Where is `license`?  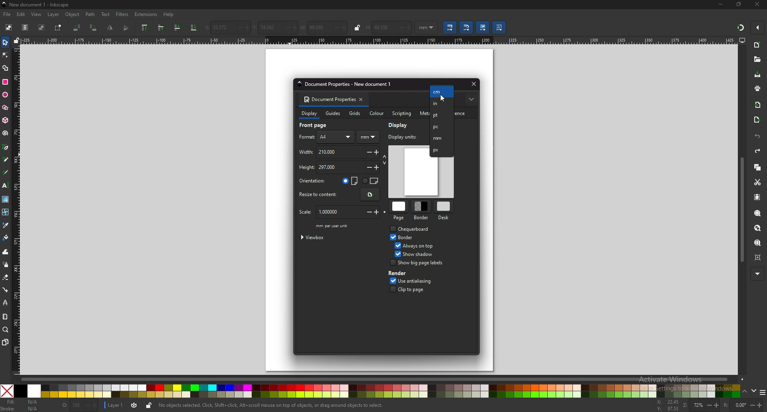
license is located at coordinates (463, 113).